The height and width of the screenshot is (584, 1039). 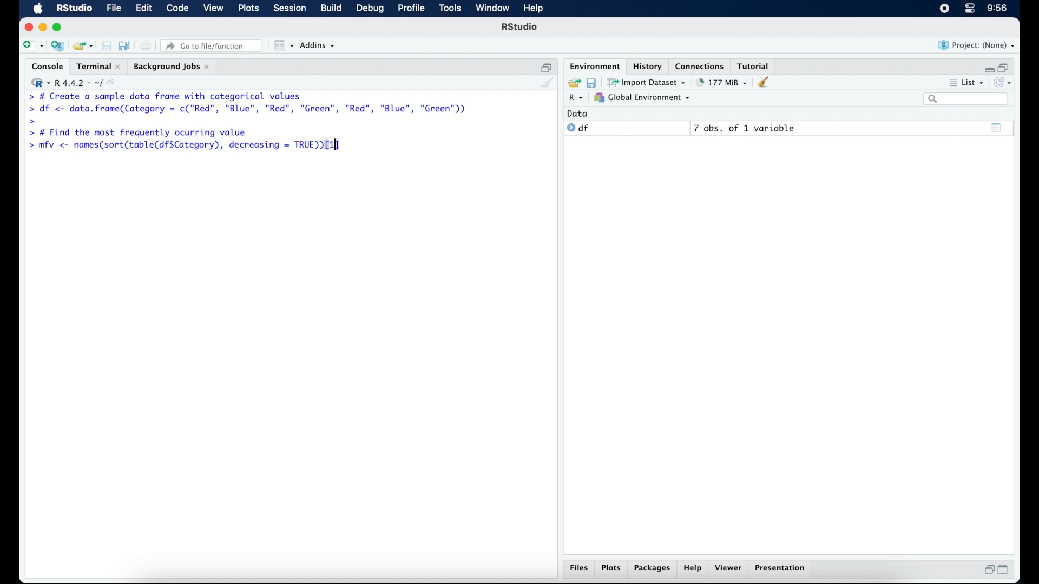 I want to click on addins, so click(x=319, y=46).